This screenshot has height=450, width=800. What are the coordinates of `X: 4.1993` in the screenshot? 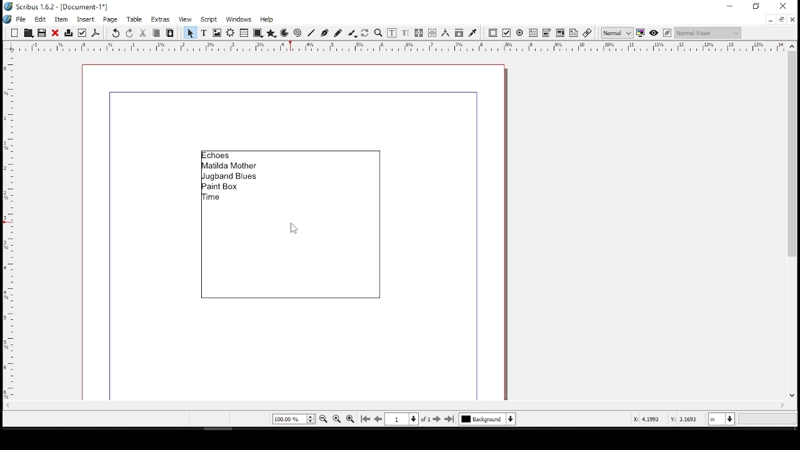 It's located at (643, 419).